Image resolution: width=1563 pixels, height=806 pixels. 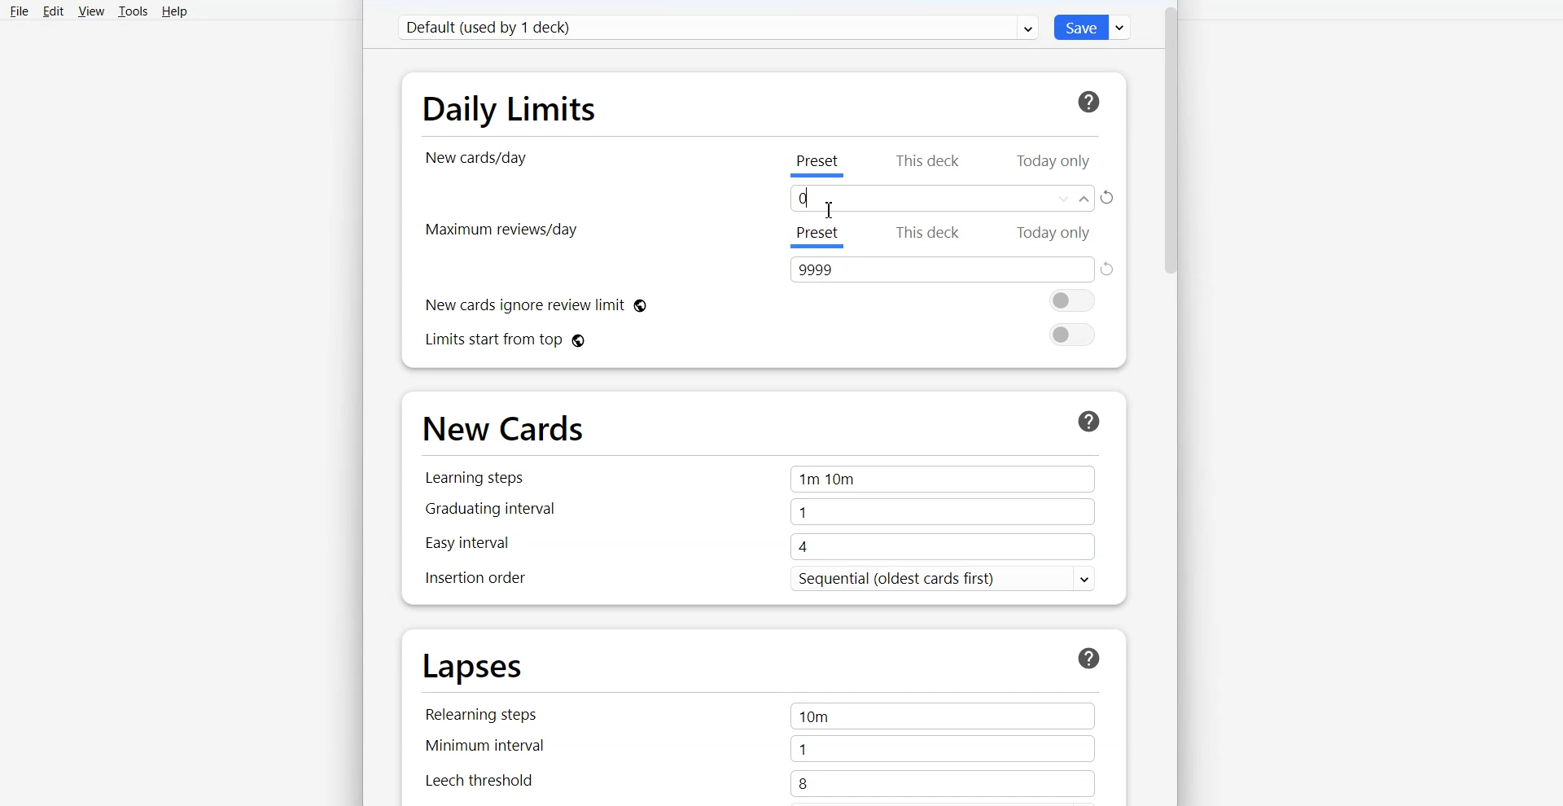 What do you see at coordinates (1111, 268) in the screenshot?
I see `Reset` at bounding box center [1111, 268].